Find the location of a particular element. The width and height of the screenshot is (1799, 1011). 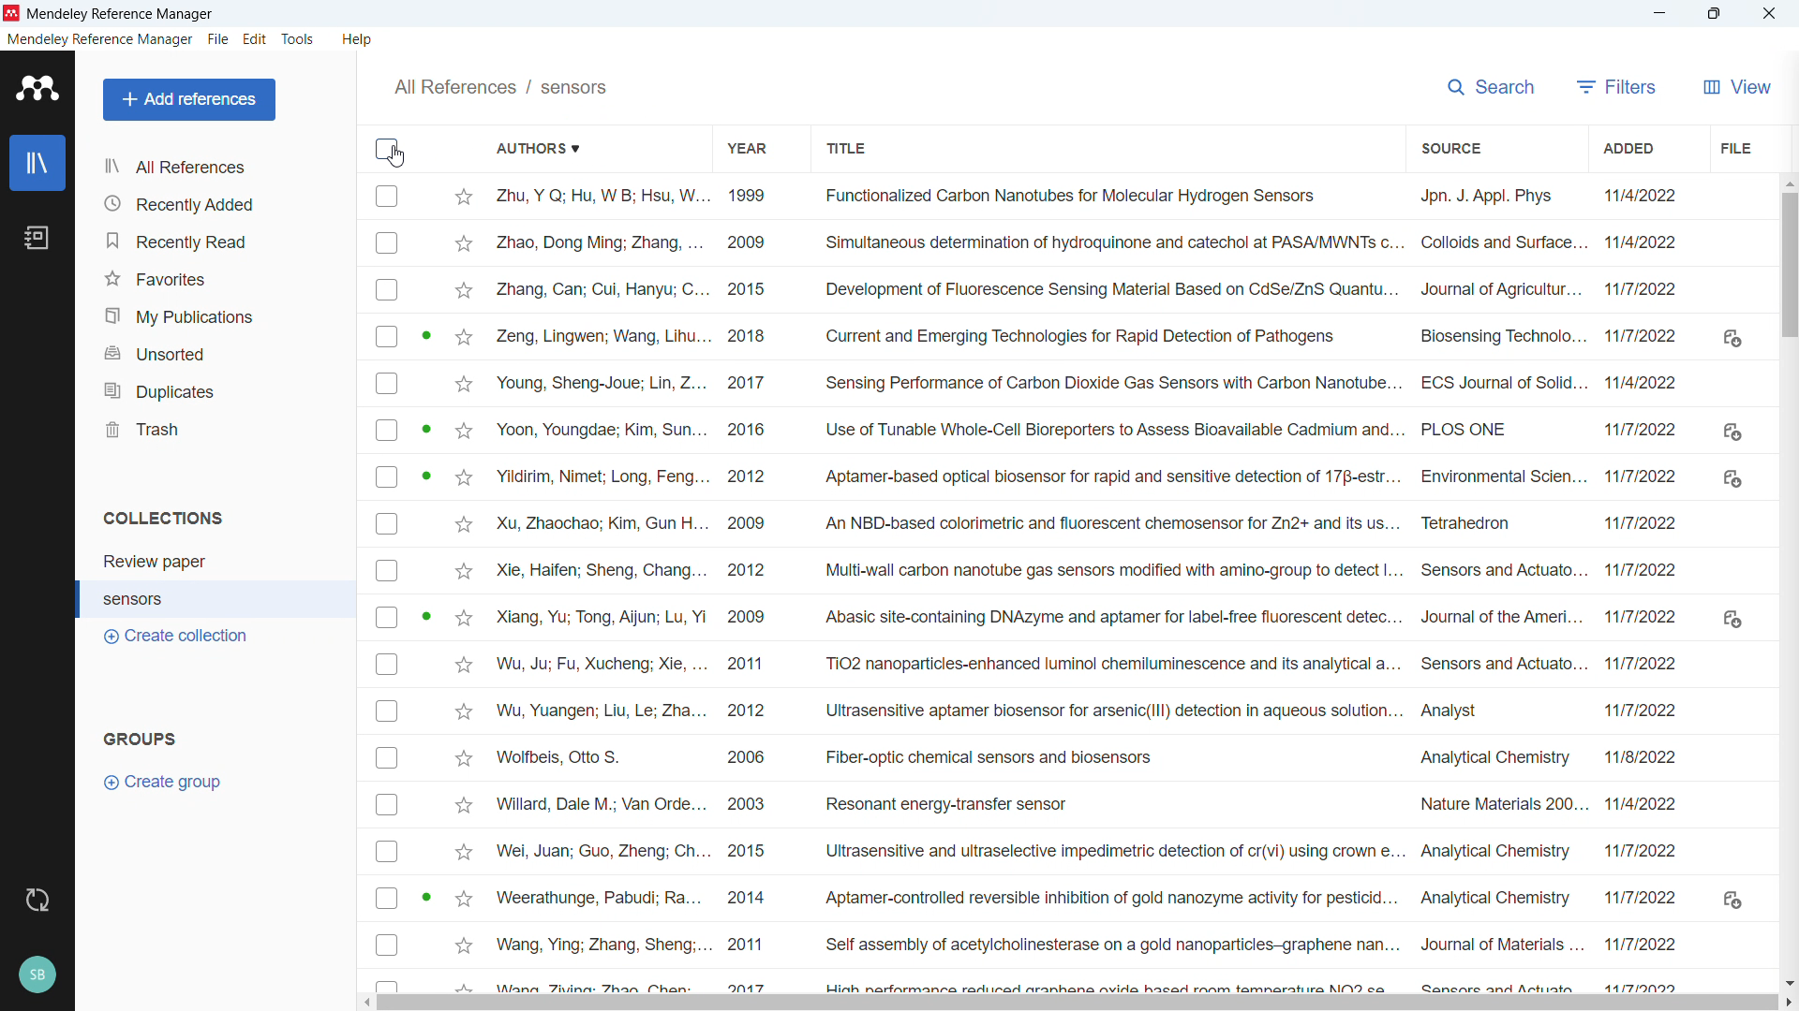

Select all entries  is located at coordinates (387, 148).